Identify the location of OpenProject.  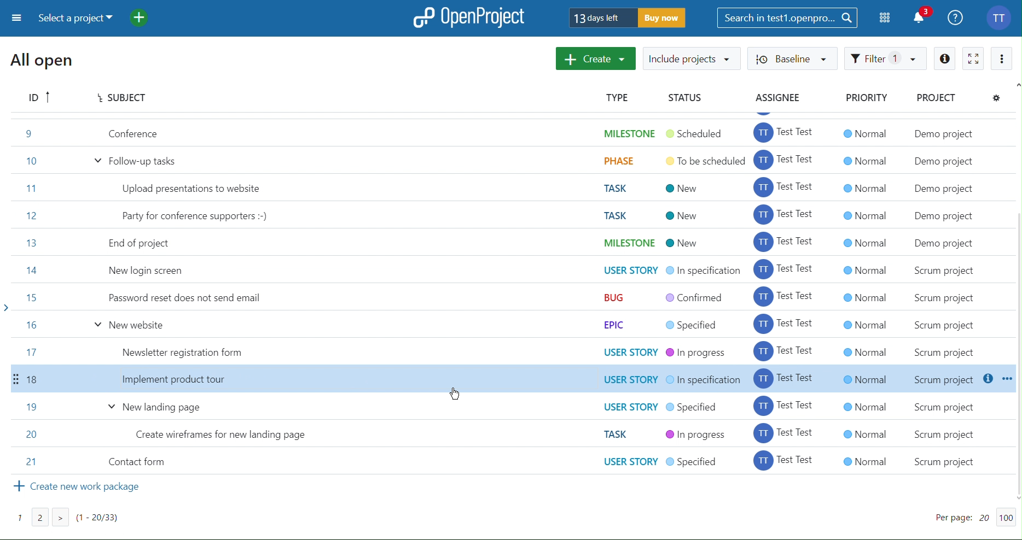
(470, 17).